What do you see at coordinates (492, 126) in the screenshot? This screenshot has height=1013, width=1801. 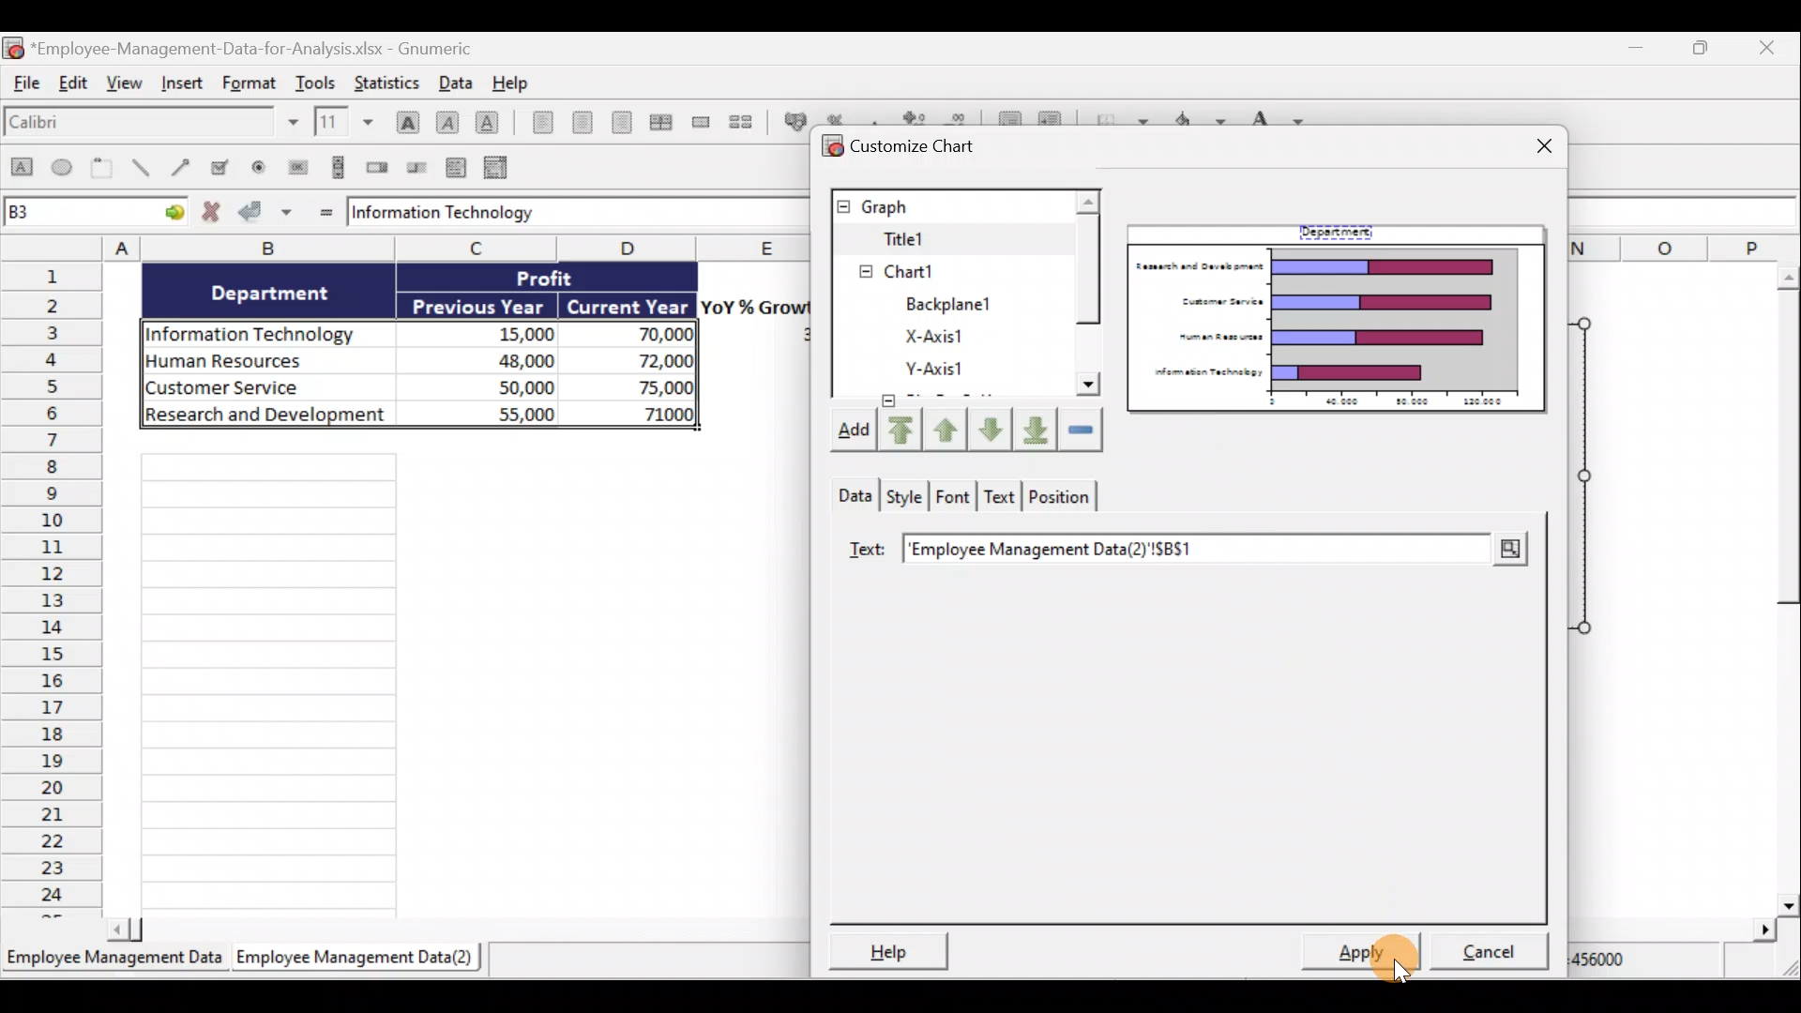 I see `Underline` at bounding box center [492, 126].